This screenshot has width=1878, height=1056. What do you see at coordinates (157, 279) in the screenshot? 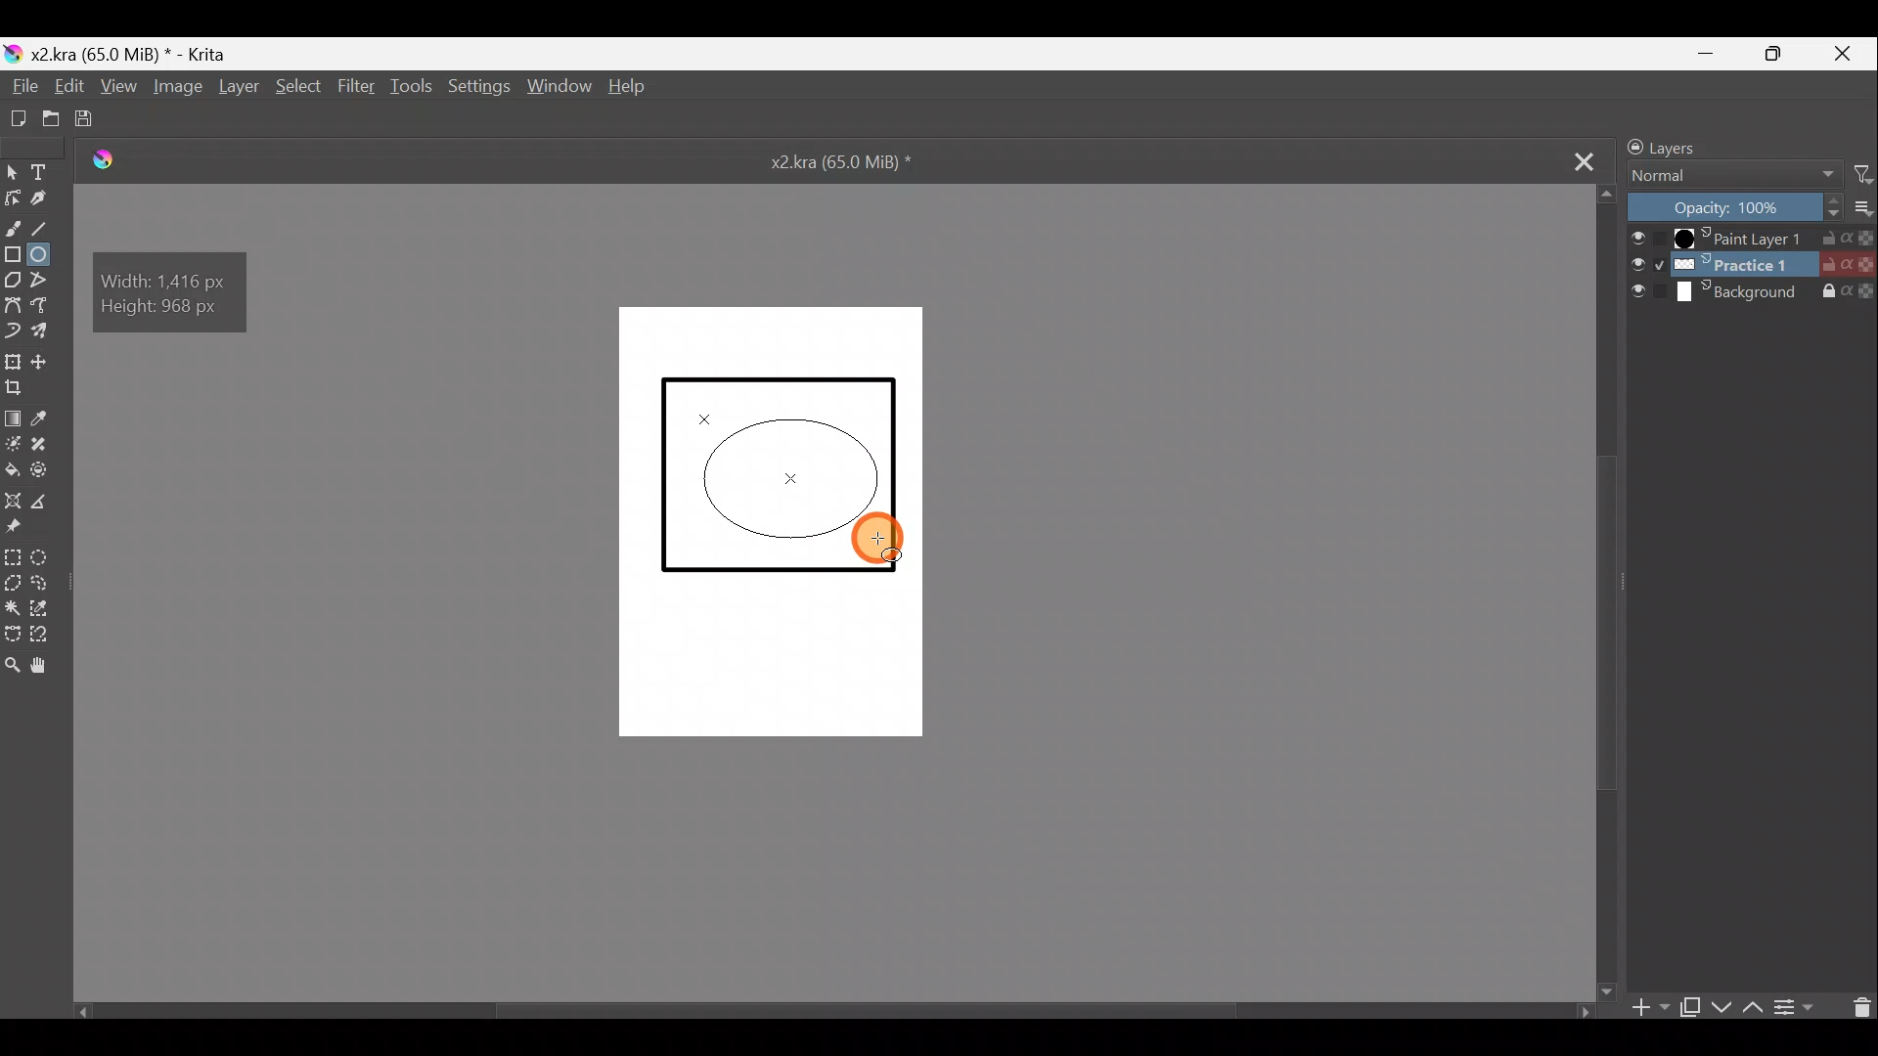
I see `Width:0px` at bounding box center [157, 279].